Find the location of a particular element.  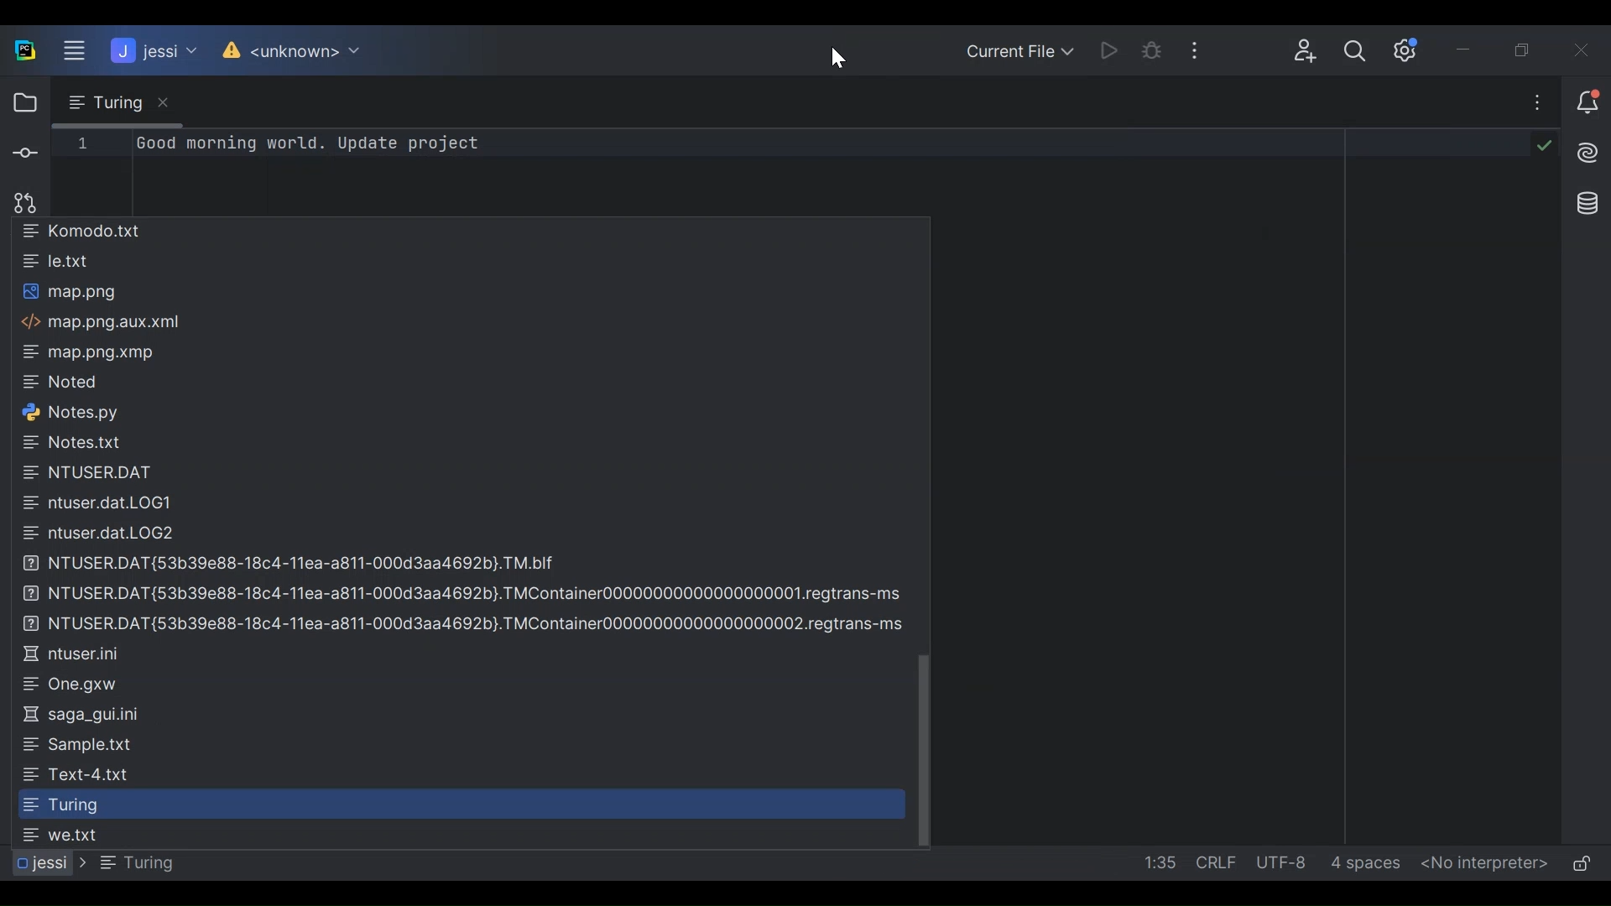

map.png.xmp is located at coordinates (90, 354).